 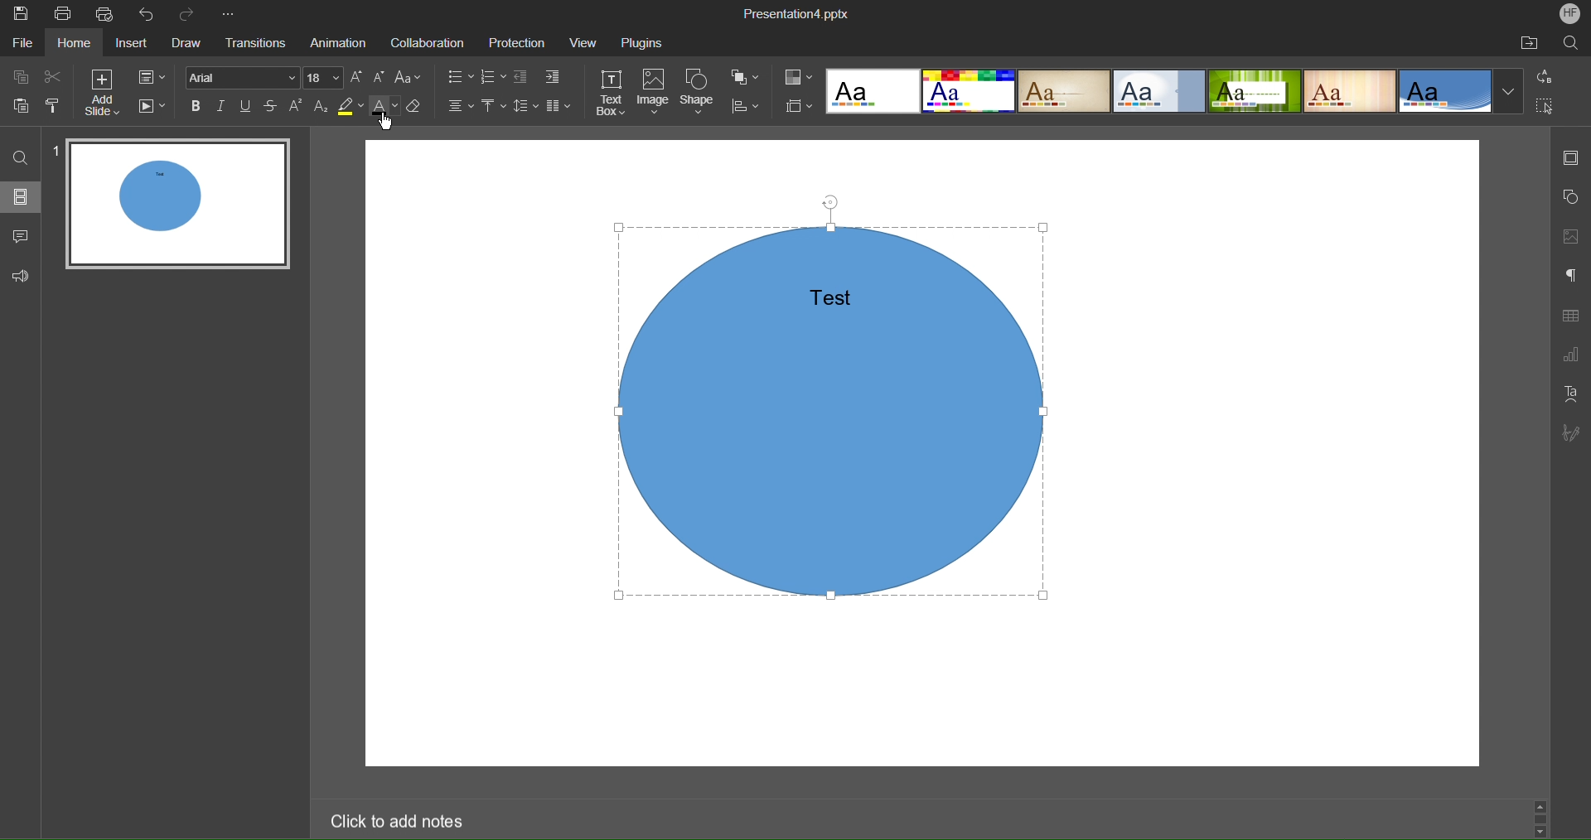 What do you see at coordinates (1570, 435) in the screenshot?
I see `Signature` at bounding box center [1570, 435].